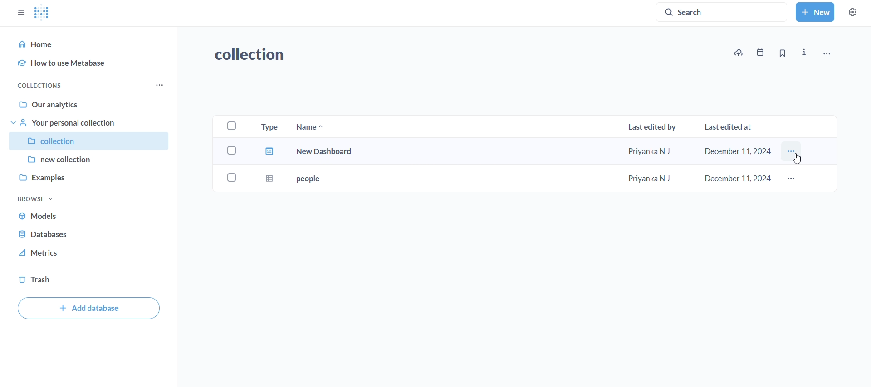 This screenshot has height=387, width=871. What do you see at coordinates (20, 12) in the screenshot?
I see `close sidebar` at bounding box center [20, 12].